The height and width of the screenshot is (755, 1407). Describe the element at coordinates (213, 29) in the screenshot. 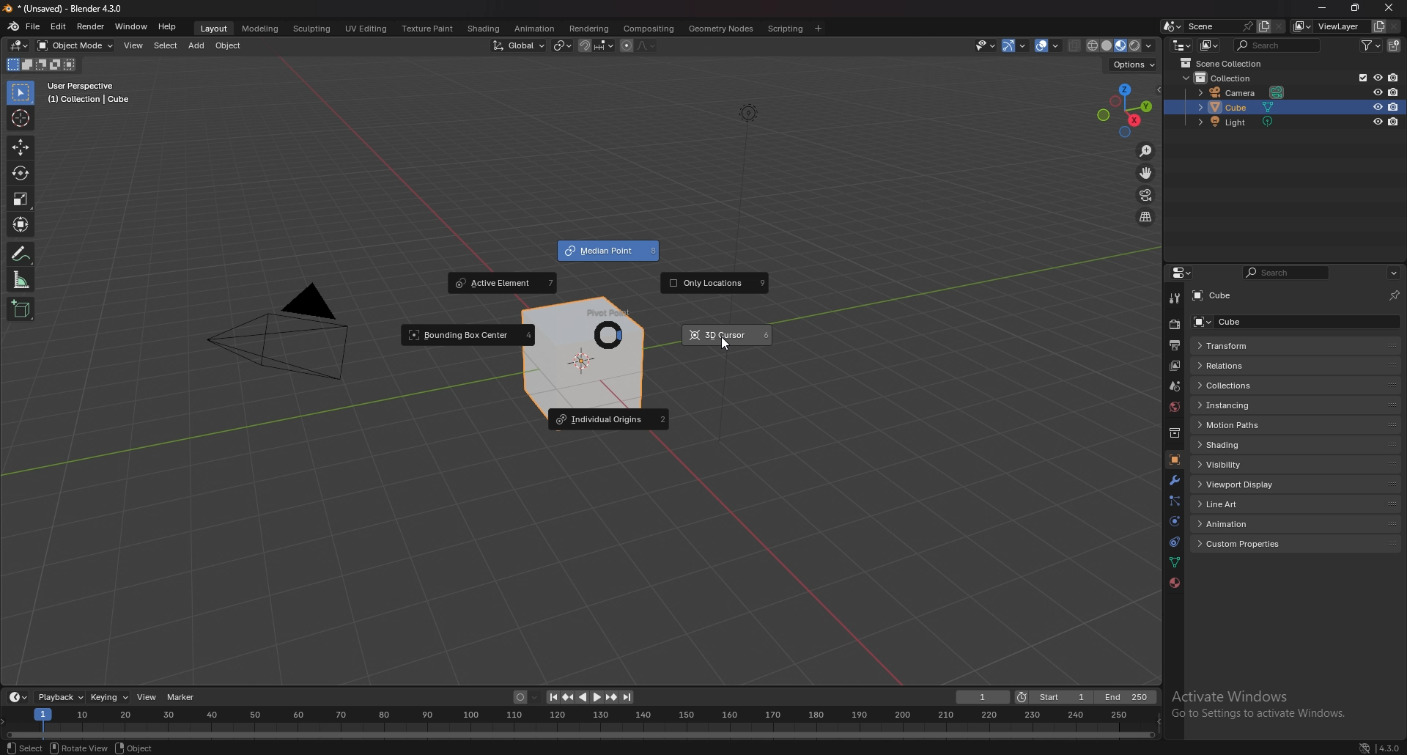

I see `layout` at that location.